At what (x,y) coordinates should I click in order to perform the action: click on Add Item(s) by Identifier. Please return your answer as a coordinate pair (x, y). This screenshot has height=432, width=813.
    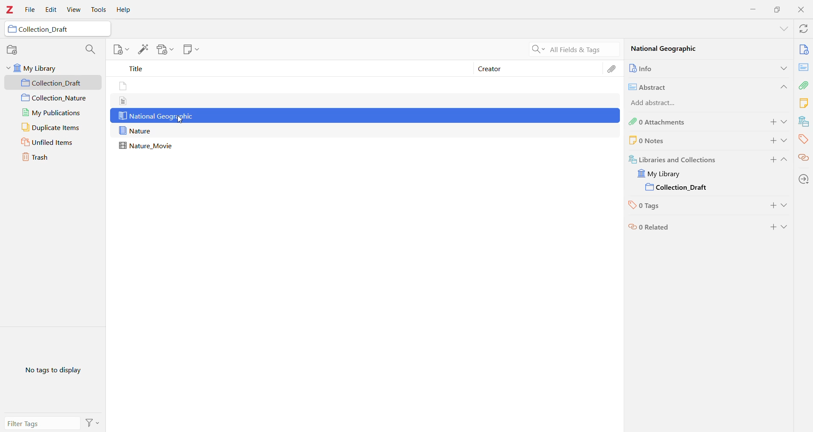
    Looking at the image, I should click on (144, 50).